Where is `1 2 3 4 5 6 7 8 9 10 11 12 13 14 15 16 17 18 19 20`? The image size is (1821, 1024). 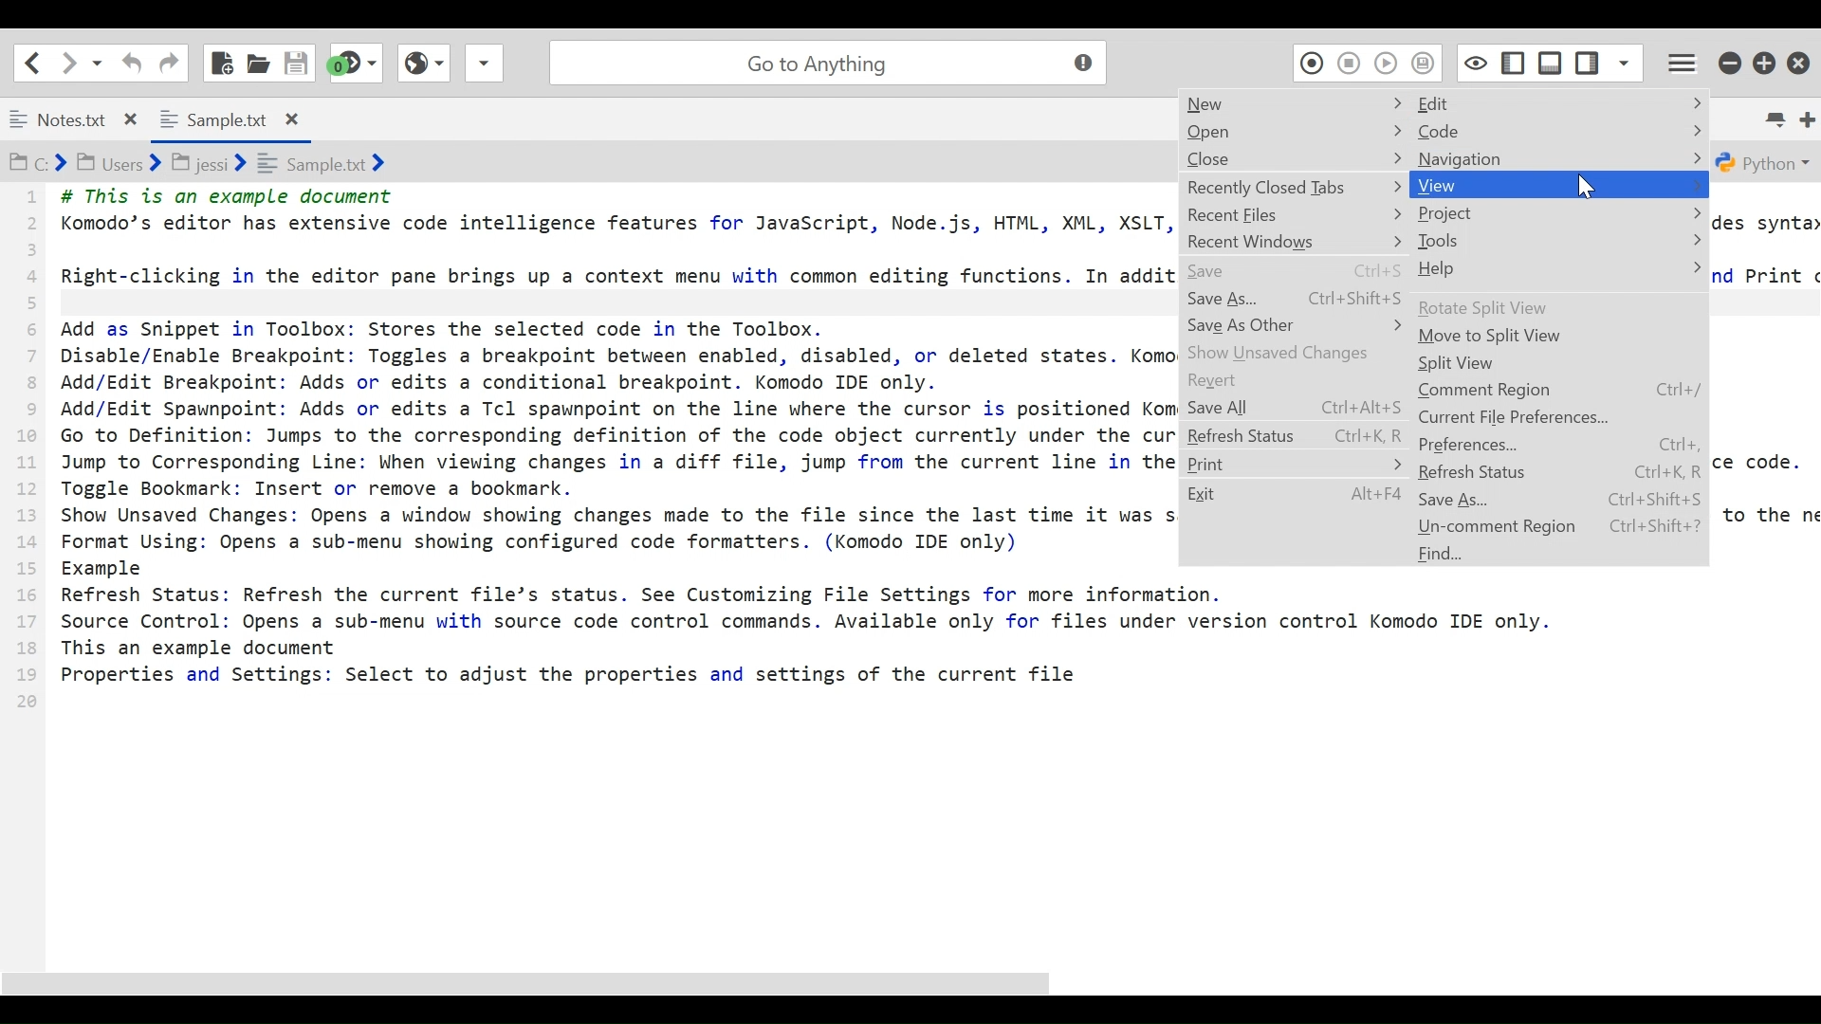
1 2 3 4 5 6 7 8 9 10 11 12 13 14 15 16 17 18 19 20 is located at coordinates (28, 455).